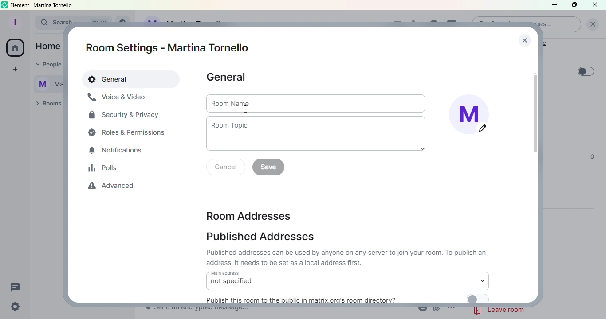 This screenshot has height=319, width=606. I want to click on People, so click(45, 65).